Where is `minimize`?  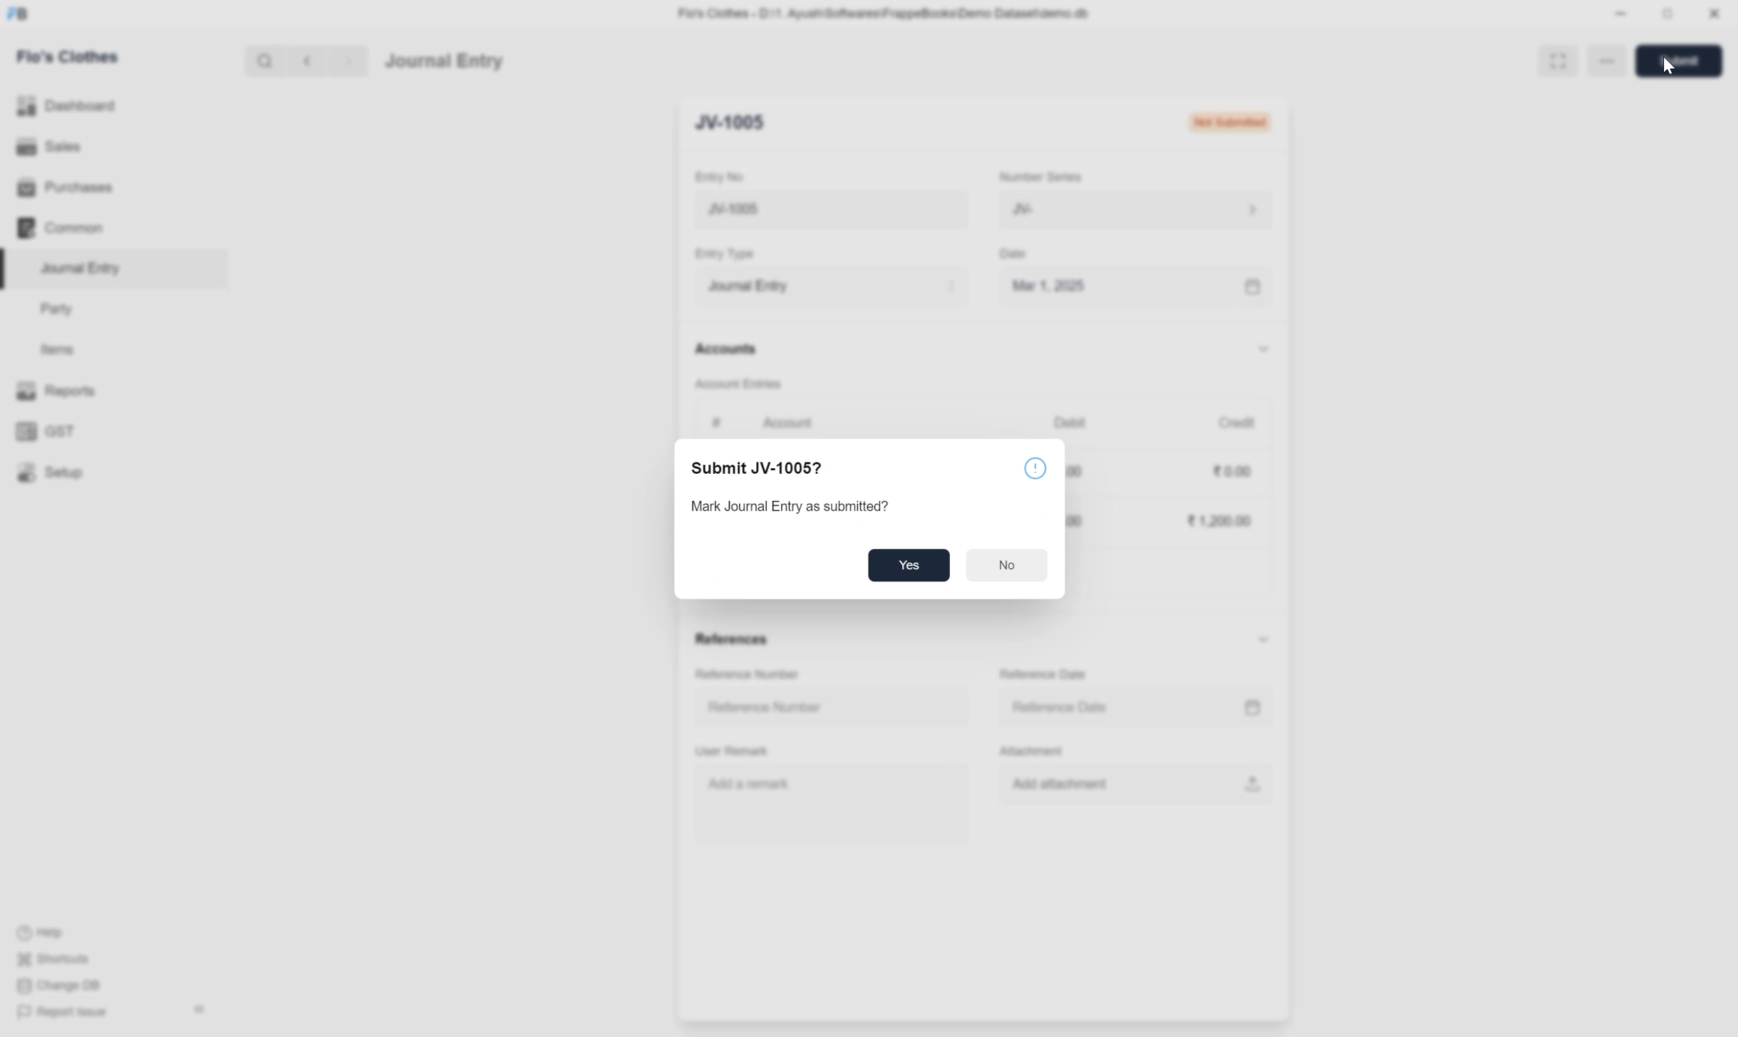 minimize is located at coordinates (1621, 15).